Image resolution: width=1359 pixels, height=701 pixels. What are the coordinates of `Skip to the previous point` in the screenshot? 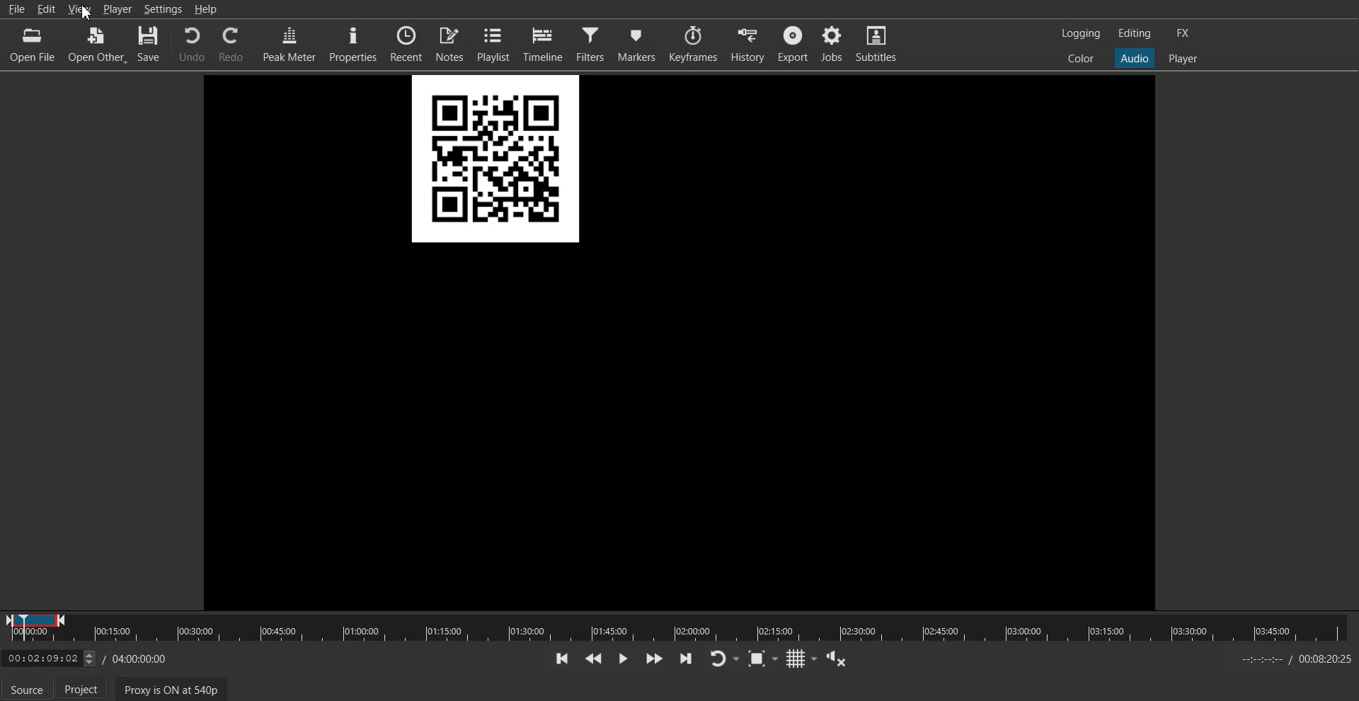 It's located at (563, 659).